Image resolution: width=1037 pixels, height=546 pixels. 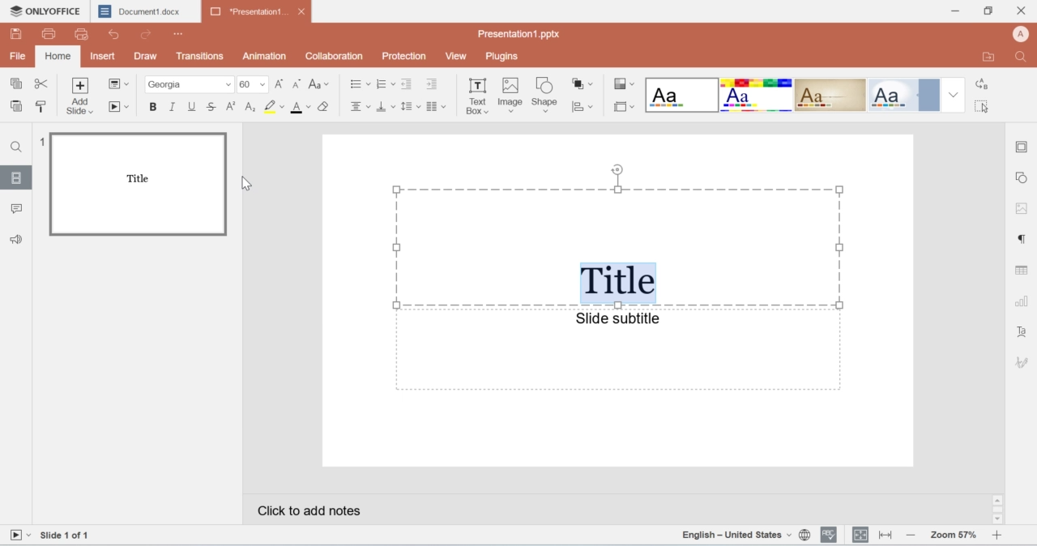 I want to click on numbering, so click(x=41, y=143).